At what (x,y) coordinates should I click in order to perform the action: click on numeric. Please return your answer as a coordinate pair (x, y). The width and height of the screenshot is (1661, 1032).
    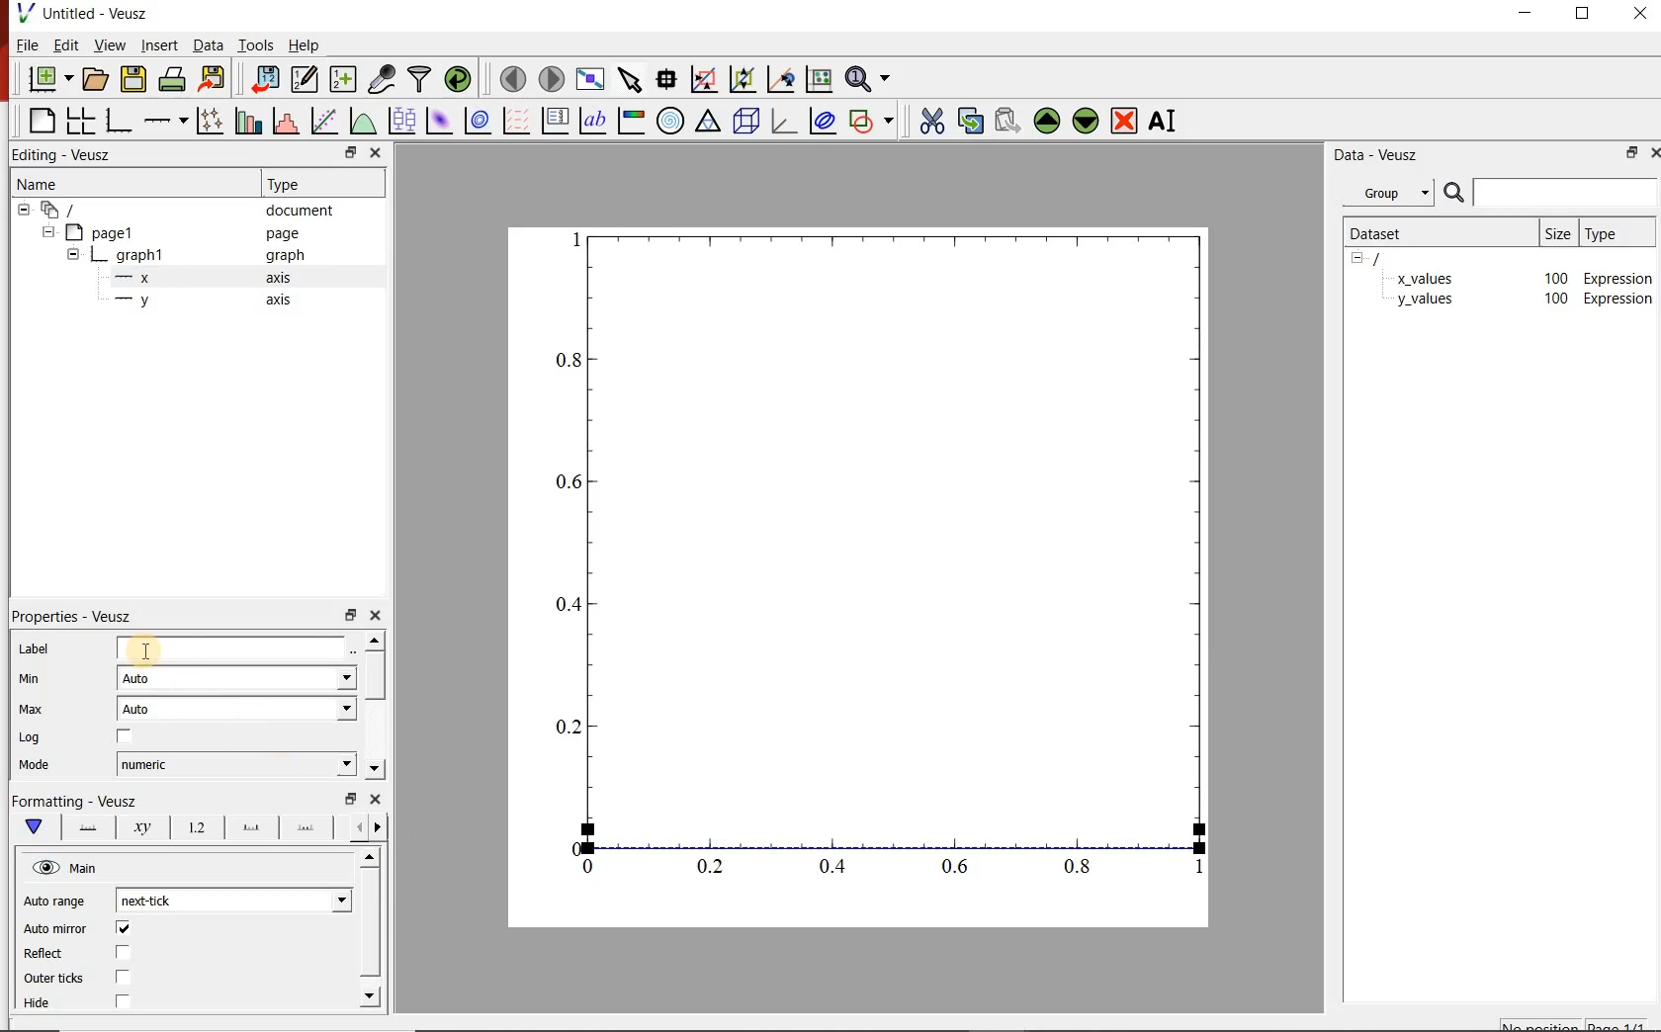
    Looking at the image, I should click on (235, 763).